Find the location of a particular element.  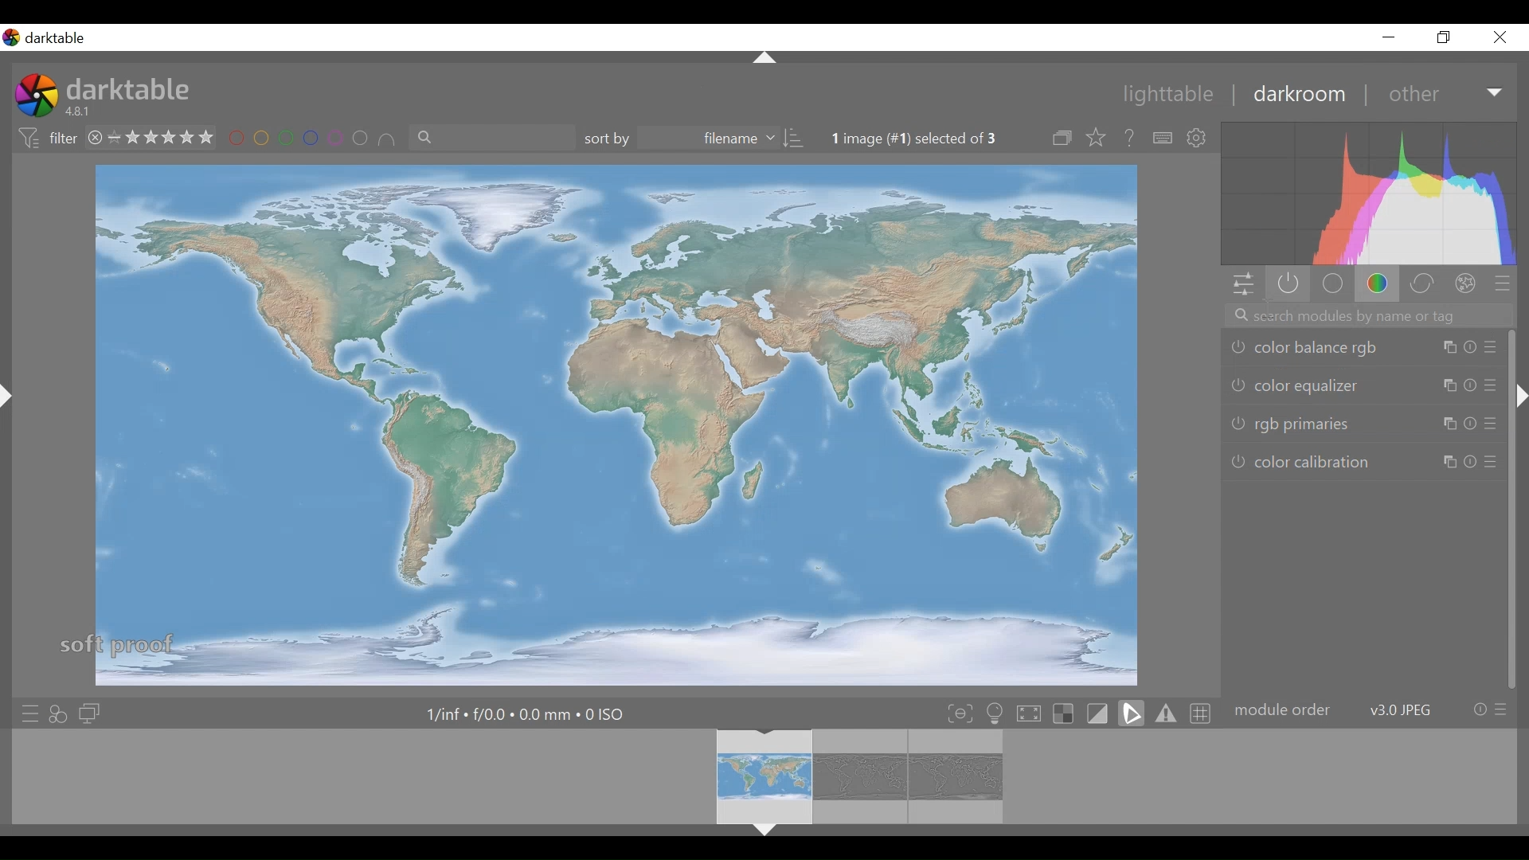

toggle high quality processing is located at coordinates (1030, 714).